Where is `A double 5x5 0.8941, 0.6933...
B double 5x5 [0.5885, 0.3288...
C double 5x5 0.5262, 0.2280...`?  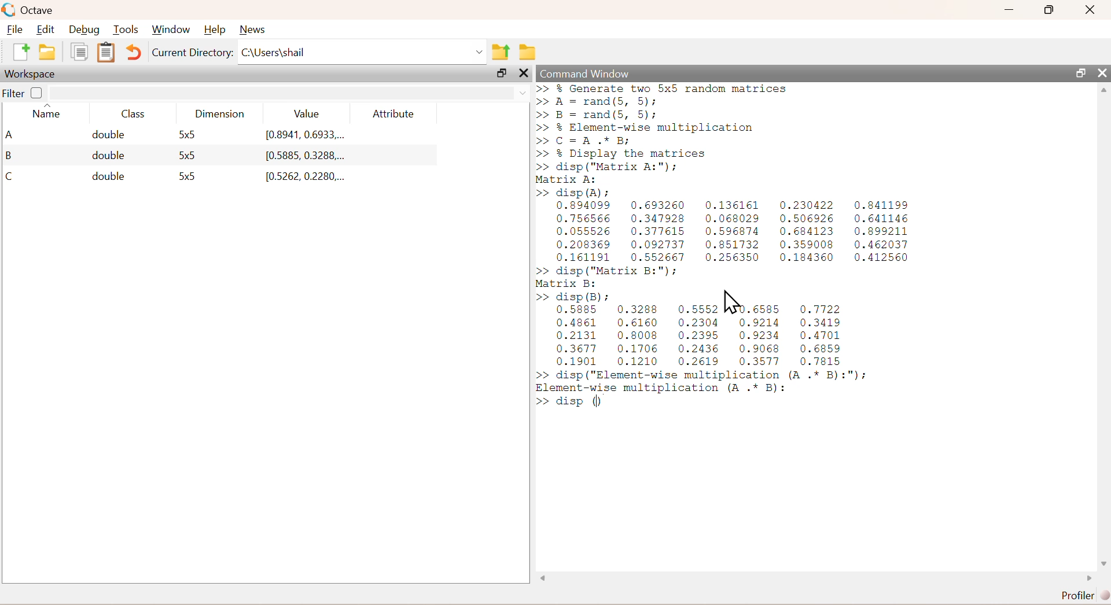 A double 5x5 0.8941, 0.6933...
B double 5x5 [0.5885, 0.3288...
C double 5x5 0.5262, 0.2280... is located at coordinates (197, 157).